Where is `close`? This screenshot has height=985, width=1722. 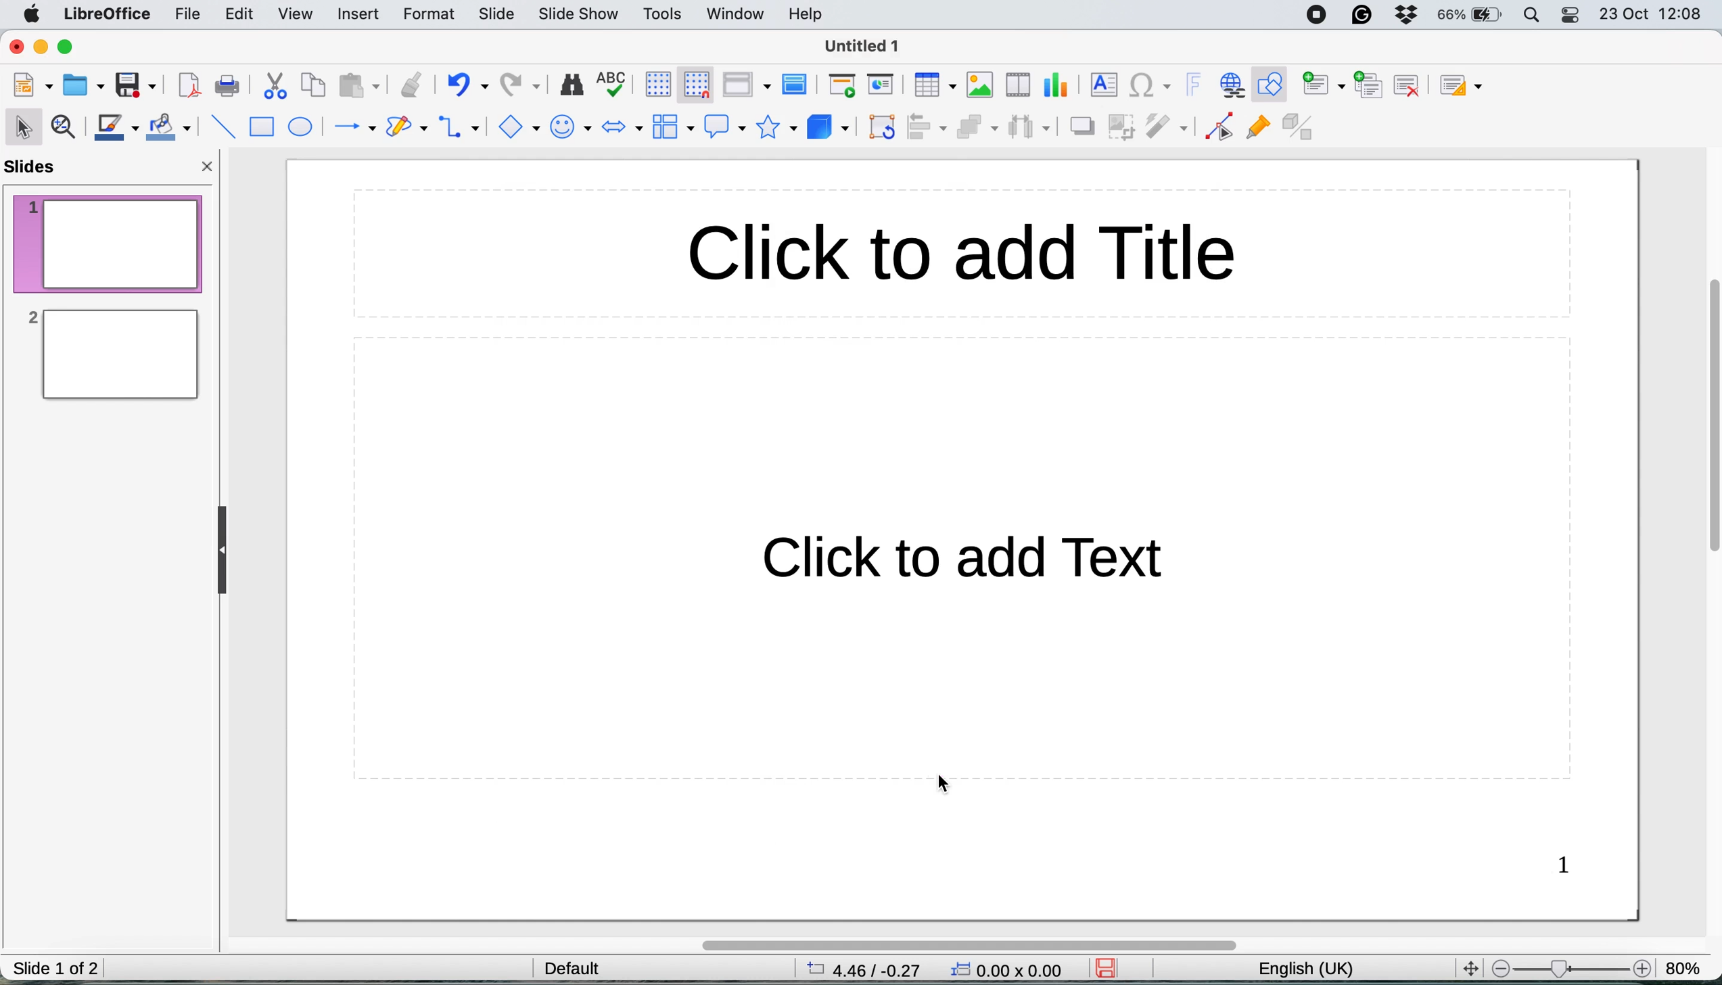 close is located at coordinates (16, 47).